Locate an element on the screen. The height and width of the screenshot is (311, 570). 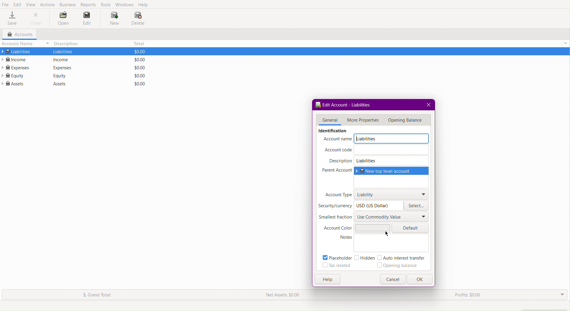
Expenses is located at coordinates (62, 67).